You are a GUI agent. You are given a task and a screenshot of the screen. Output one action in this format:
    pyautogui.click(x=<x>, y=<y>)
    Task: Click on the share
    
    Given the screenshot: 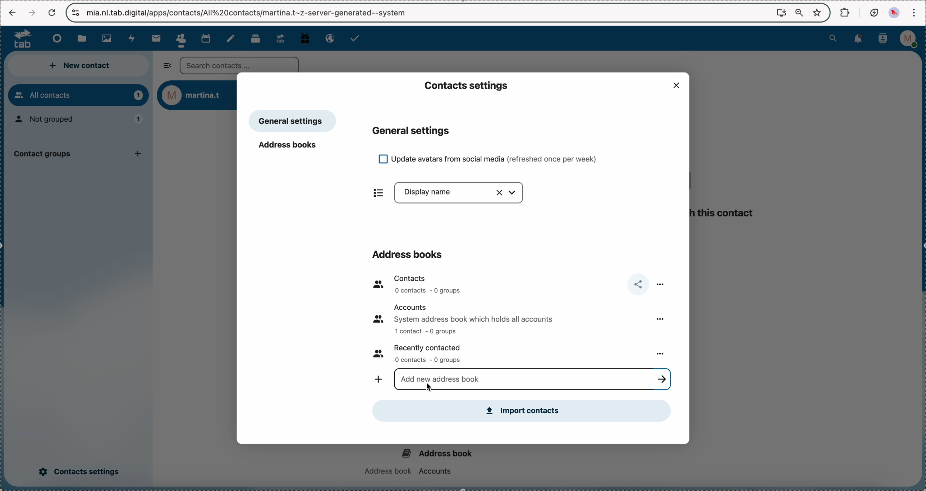 What is the action you would take?
    pyautogui.click(x=637, y=284)
    